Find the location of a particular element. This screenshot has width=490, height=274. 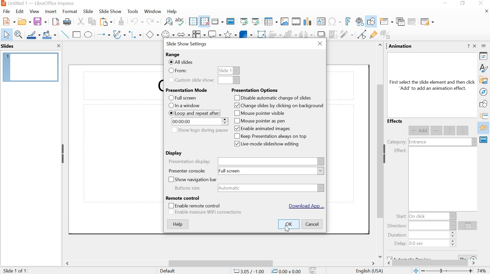

insert video is located at coordinates (296, 21).